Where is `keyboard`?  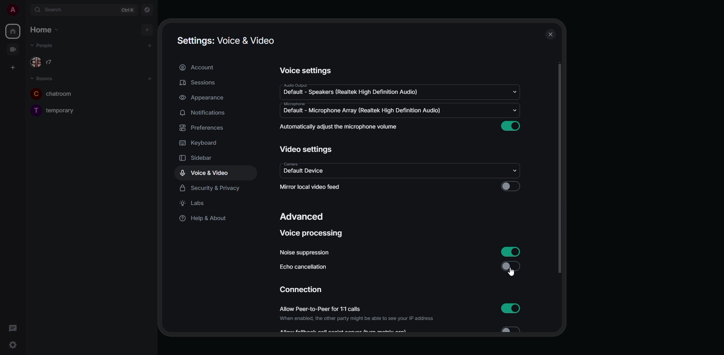 keyboard is located at coordinates (201, 143).